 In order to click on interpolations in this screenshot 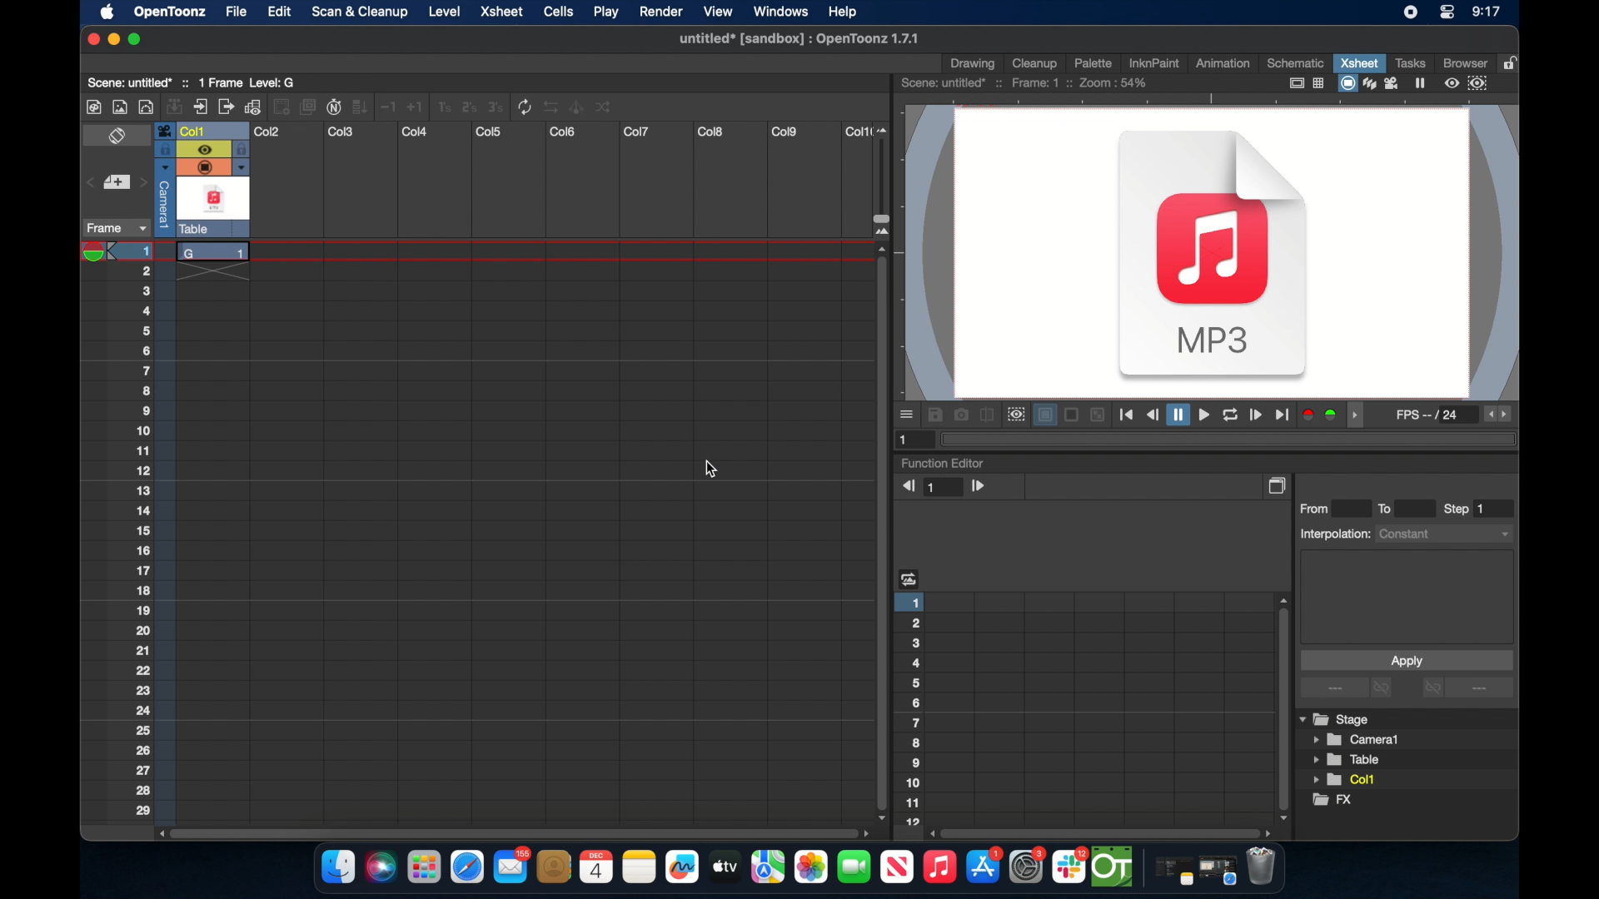, I will do `click(1404, 533)`.